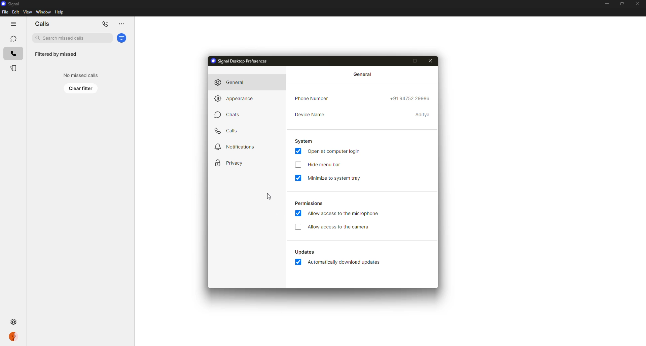 The height and width of the screenshot is (346, 646). What do you see at coordinates (13, 337) in the screenshot?
I see `profile` at bounding box center [13, 337].